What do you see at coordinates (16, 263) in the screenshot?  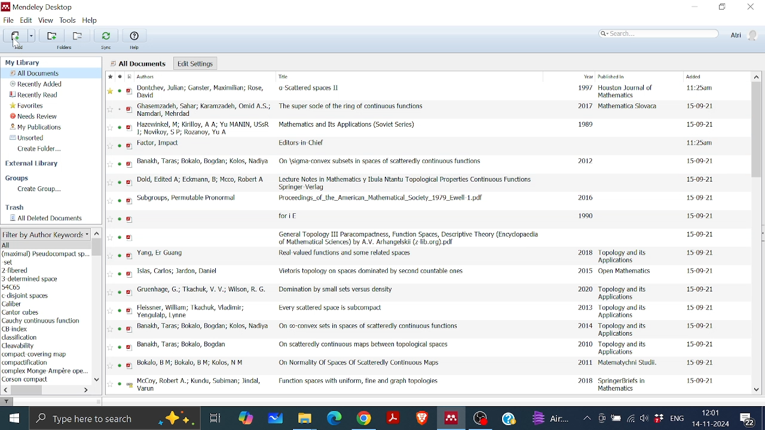 I see `author` at bounding box center [16, 263].